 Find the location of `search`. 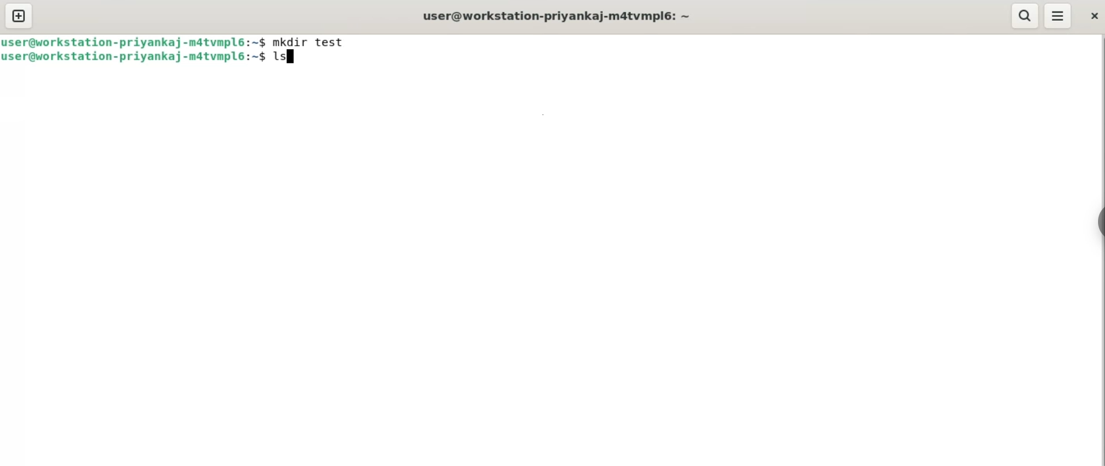

search is located at coordinates (1025, 16).